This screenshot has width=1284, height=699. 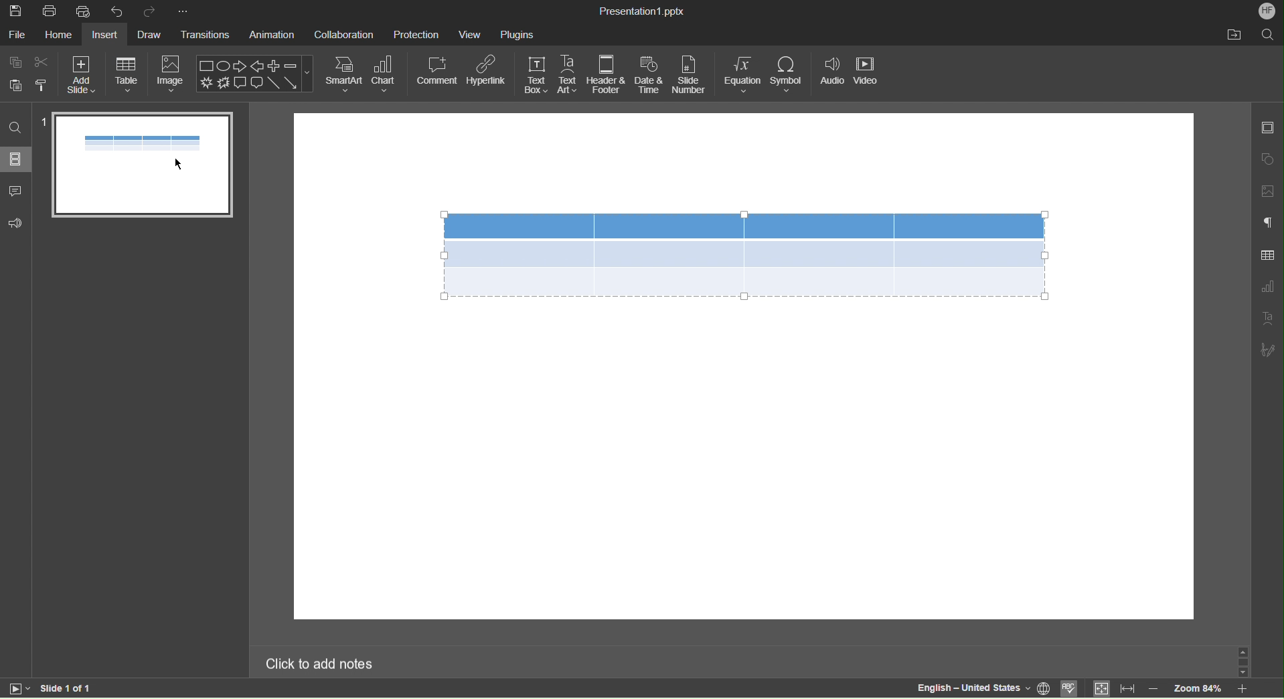 I want to click on English - United States, so click(x=972, y=688).